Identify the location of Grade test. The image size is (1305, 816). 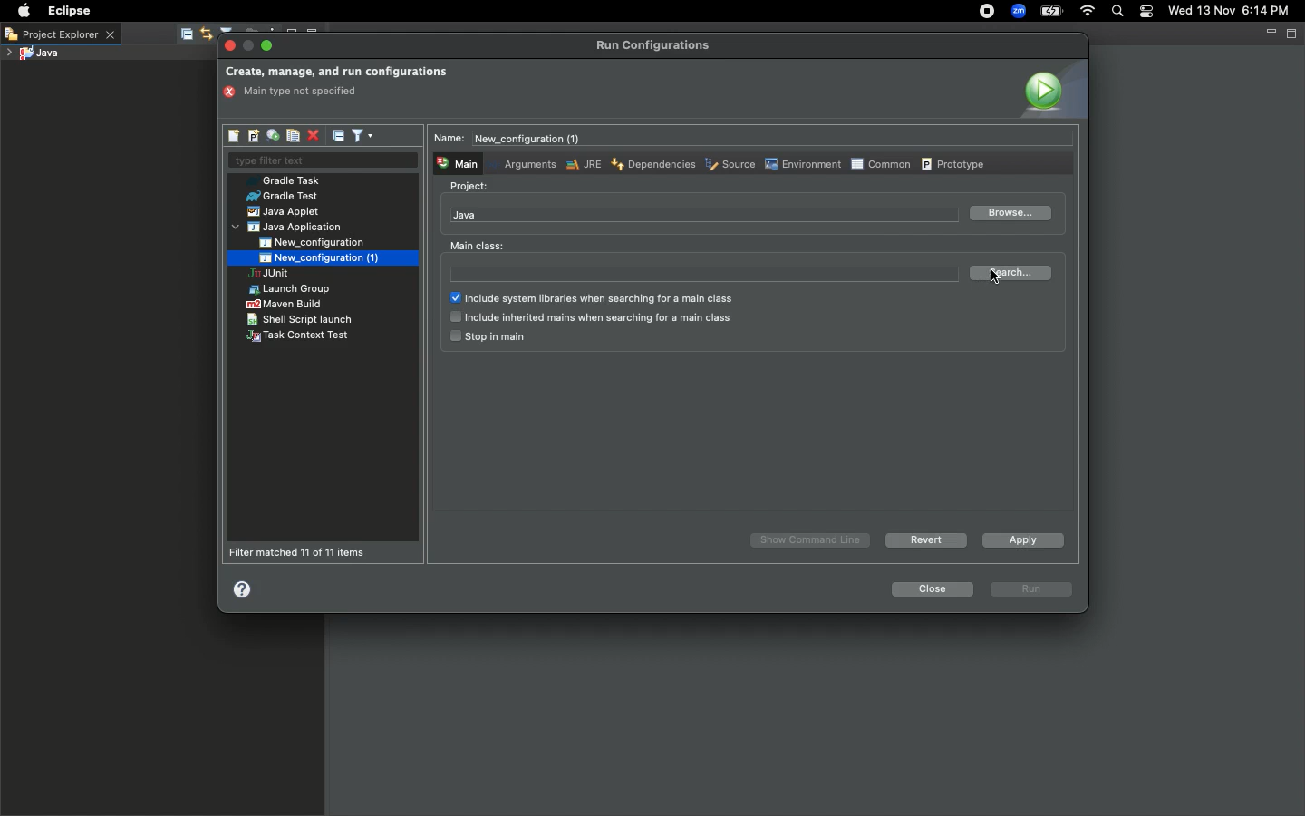
(281, 197).